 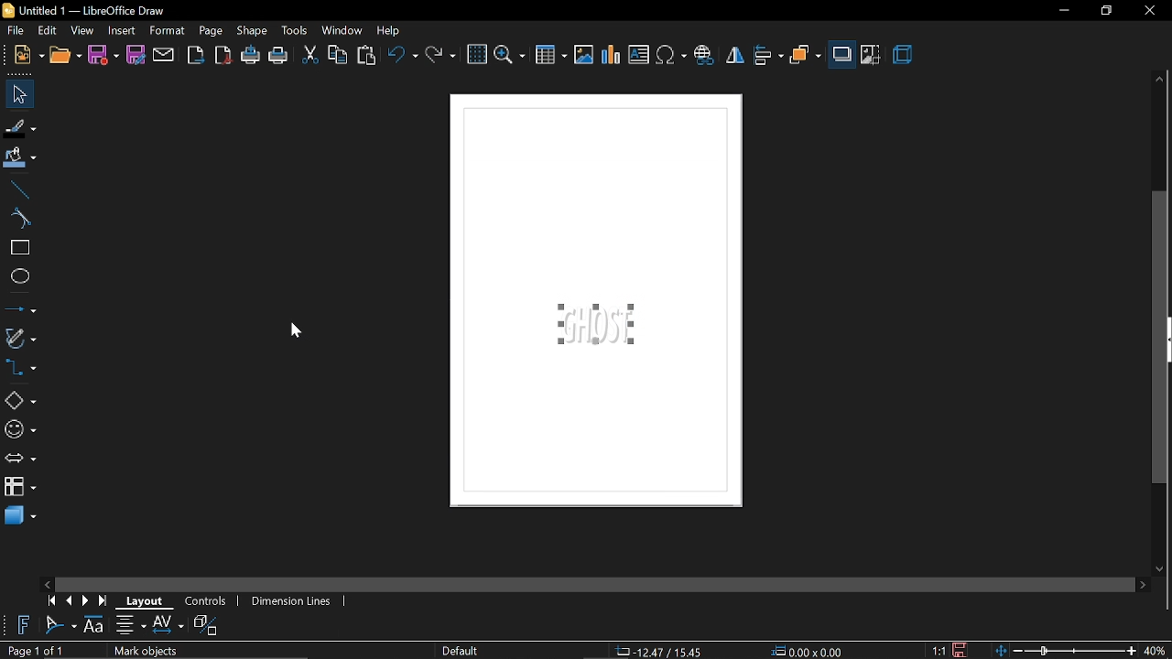 What do you see at coordinates (811, 652) in the screenshot?
I see `0.00x0.00` at bounding box center [811, 652].